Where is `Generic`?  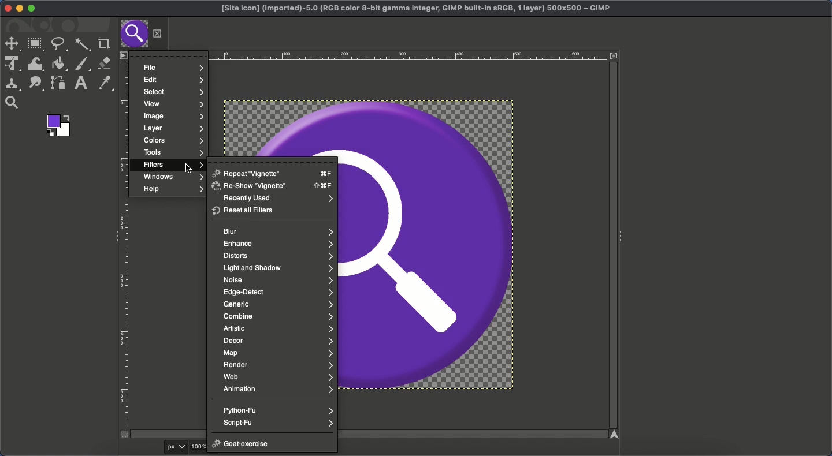
Generic is located at coordinates (277, 305).